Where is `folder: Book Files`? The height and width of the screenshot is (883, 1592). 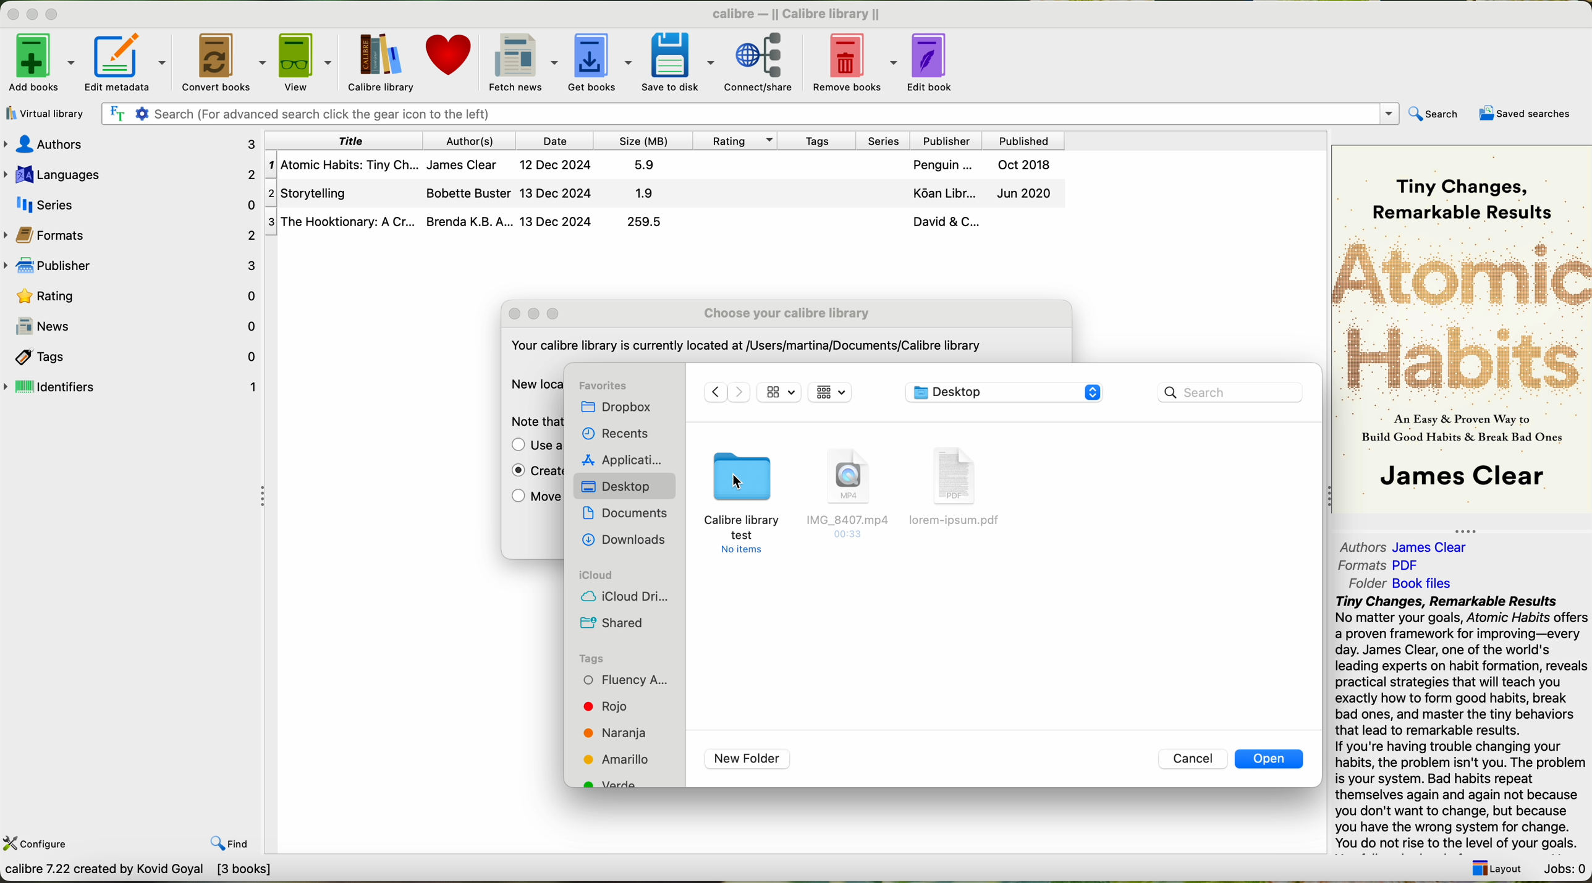 folder: Book Files is located at coordinates (1401, 583).